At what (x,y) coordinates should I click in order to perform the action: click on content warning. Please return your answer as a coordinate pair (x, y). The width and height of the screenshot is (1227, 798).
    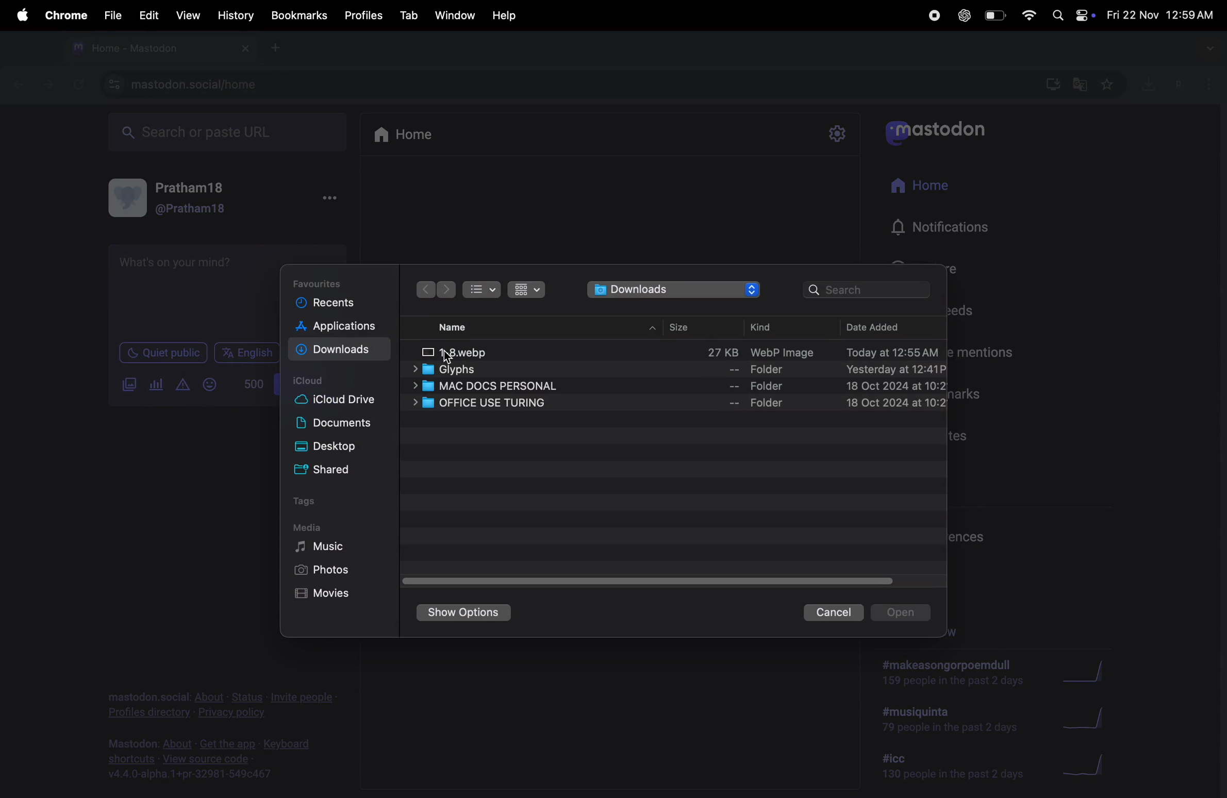
    Looking at the image, I should click on (183, 386).